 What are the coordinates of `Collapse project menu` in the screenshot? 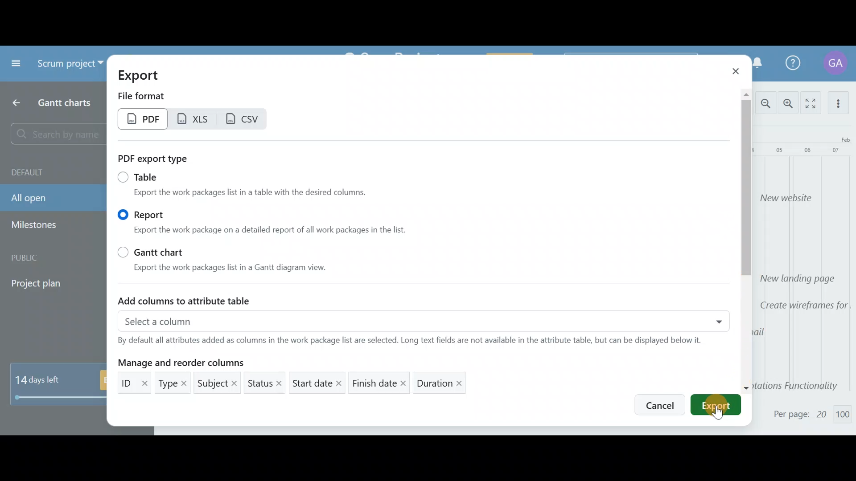 It's located at (16, 65).